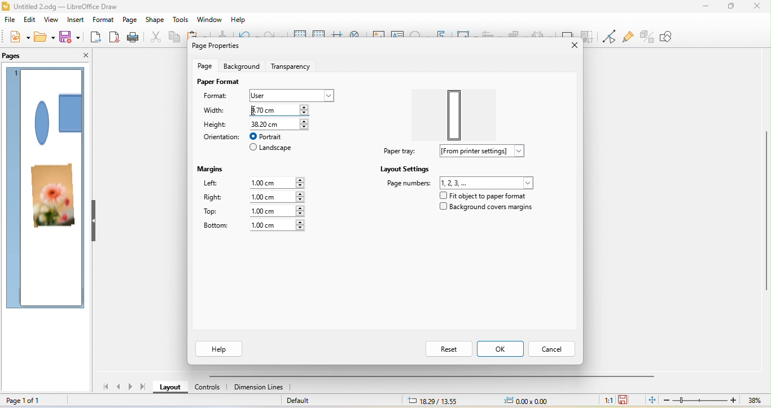 This screenshot has height=408, width=771. Describe the element at coordinates (428, 401) in the screenshot. I see `18.29/13.55` at that location.